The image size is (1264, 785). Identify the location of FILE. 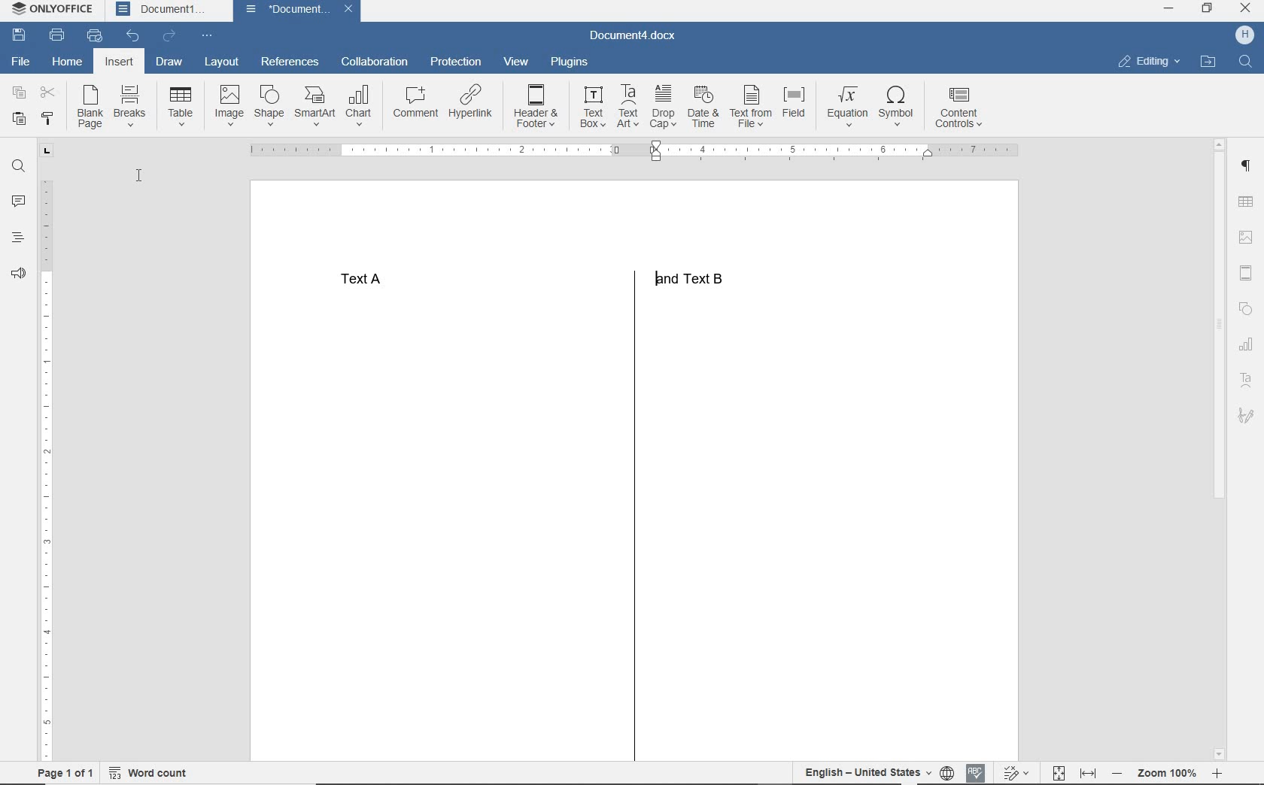
(26, 62).